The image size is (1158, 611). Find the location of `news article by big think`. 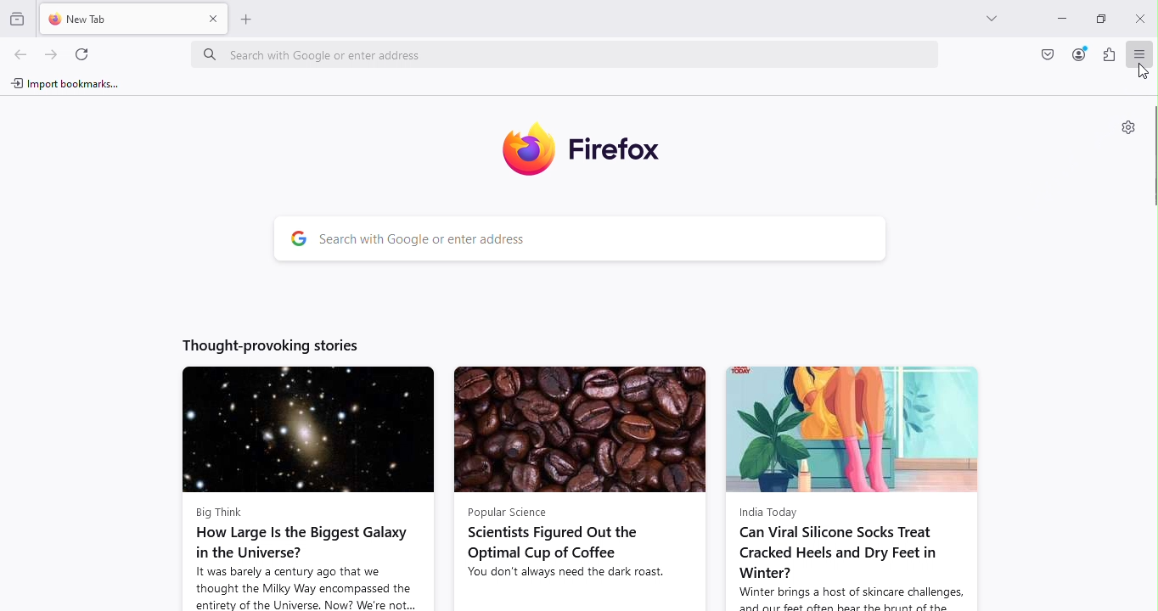

news article by big think is located at coordinates (307, 488).